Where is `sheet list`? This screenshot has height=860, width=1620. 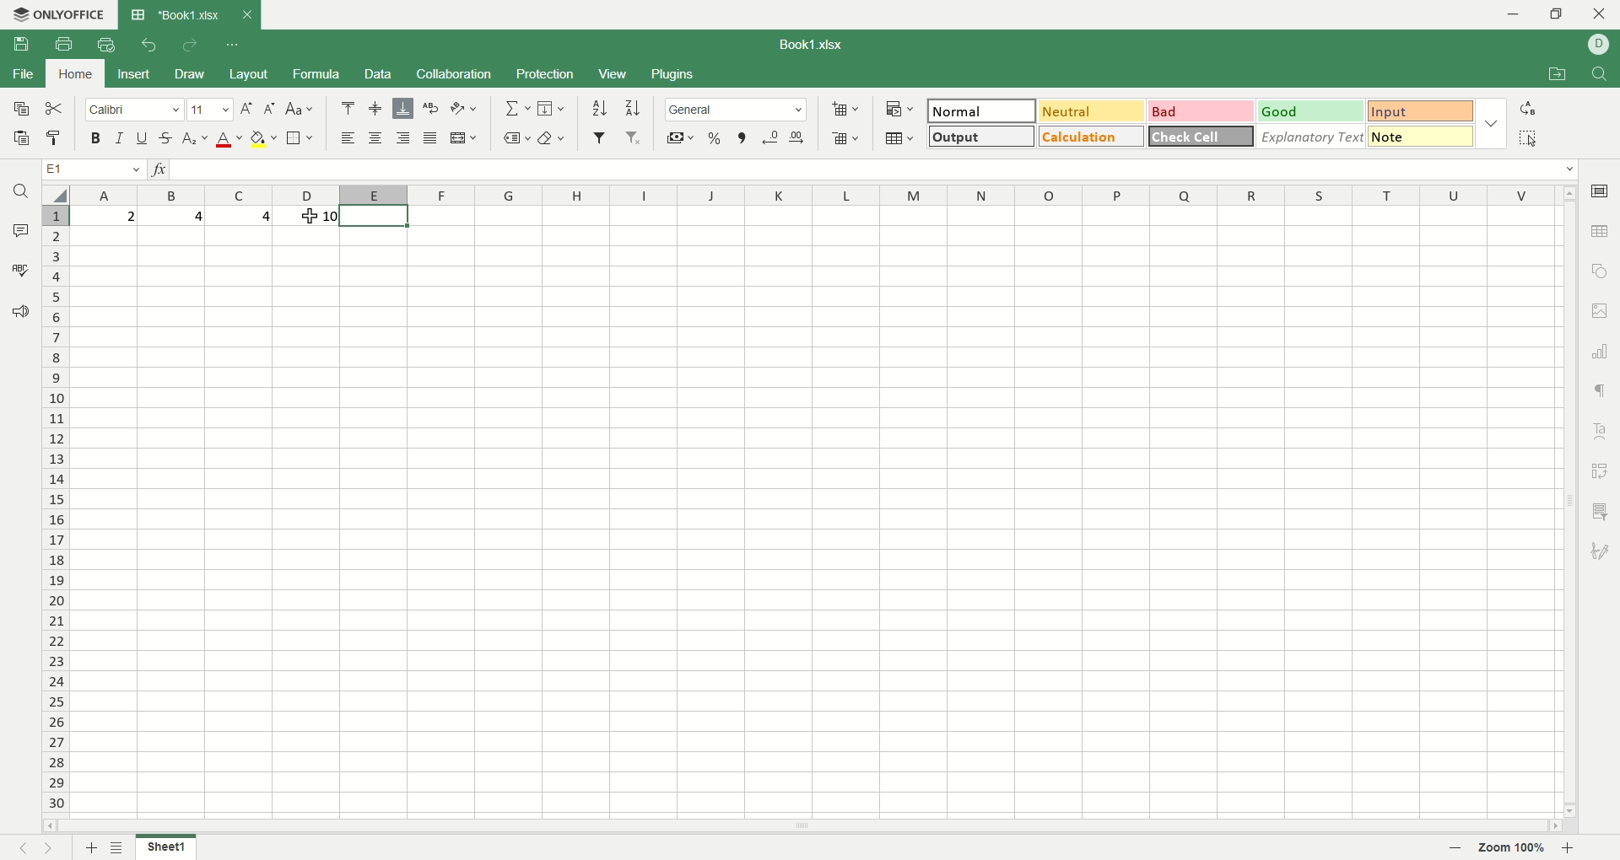
sheet list is located at coordinates (119, 847).